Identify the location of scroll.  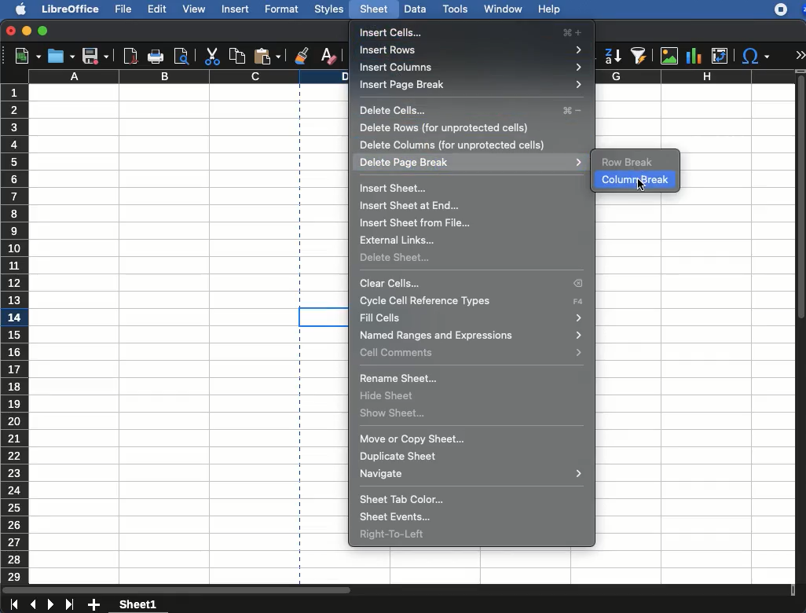
(801, 329).